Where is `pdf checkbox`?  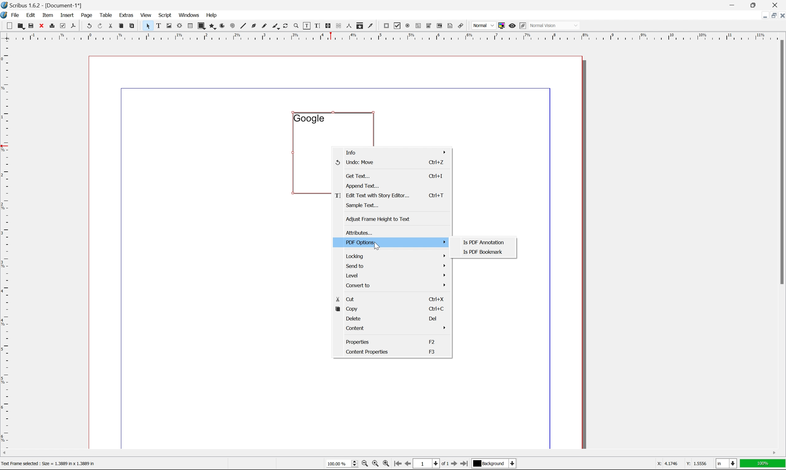
pdf checkbox is located at coordinates (396, 26).